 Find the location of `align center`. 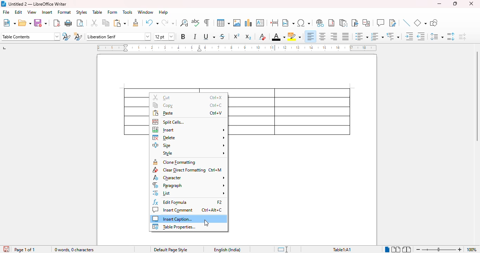

align center is located at coordinates (322, 37).